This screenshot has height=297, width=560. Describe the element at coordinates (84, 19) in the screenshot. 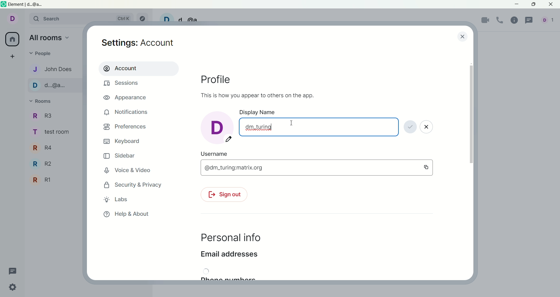

I see `search` at that location.